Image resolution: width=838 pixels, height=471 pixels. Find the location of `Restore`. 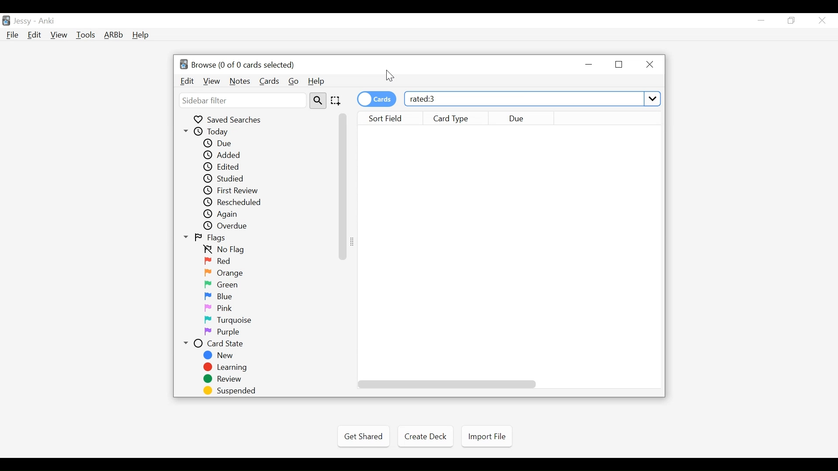

Restore is located at coordinates (619, 65).